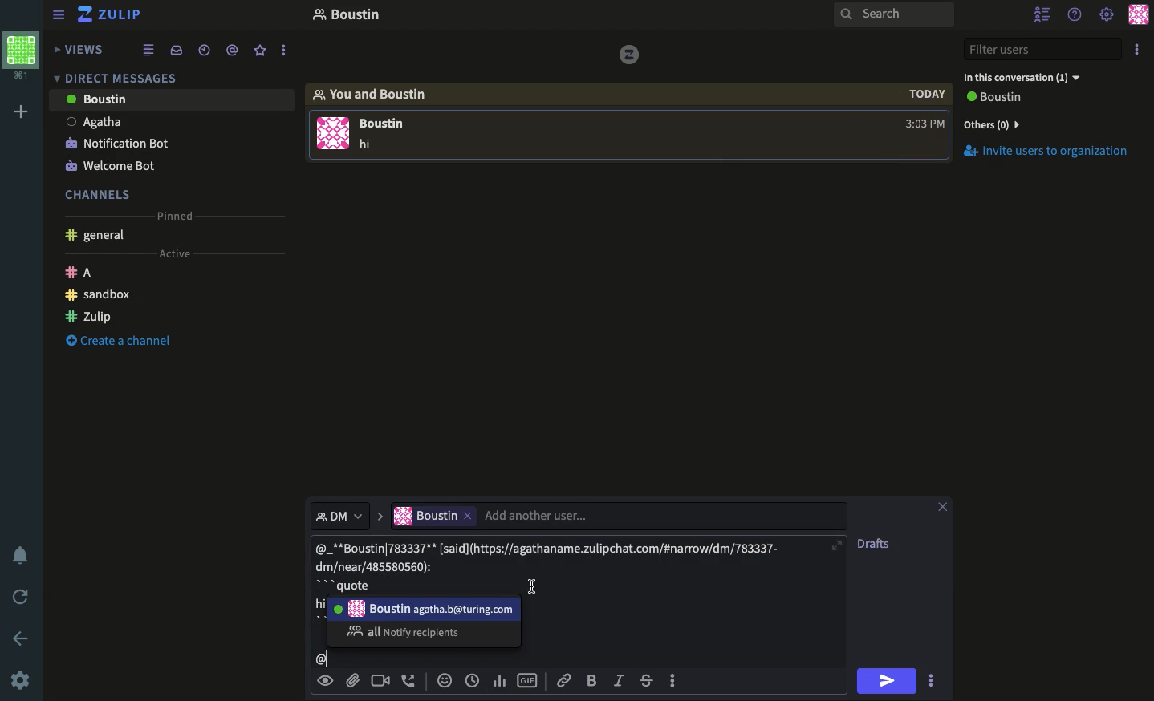  I want to click on Text, so click(553, 563).